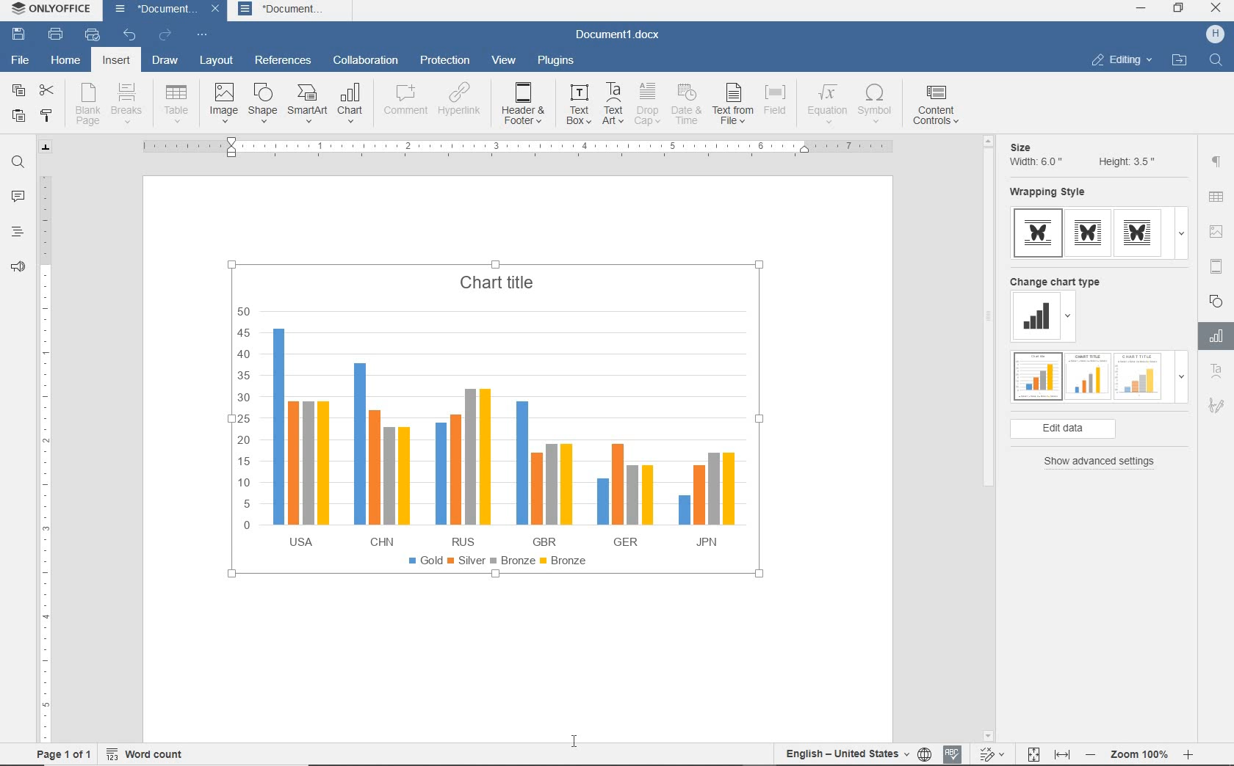  I want to click on editing, so click(1121, 62).